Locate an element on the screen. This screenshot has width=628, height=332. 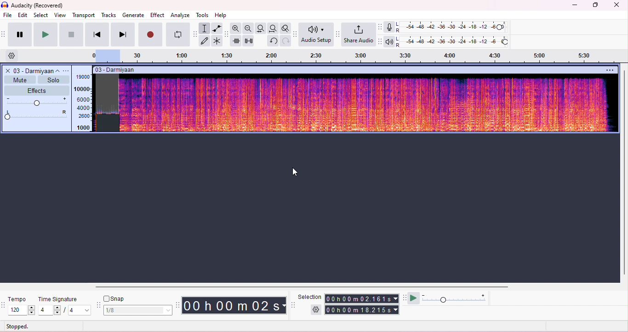
zoom out is located at coordinates (248, 28).